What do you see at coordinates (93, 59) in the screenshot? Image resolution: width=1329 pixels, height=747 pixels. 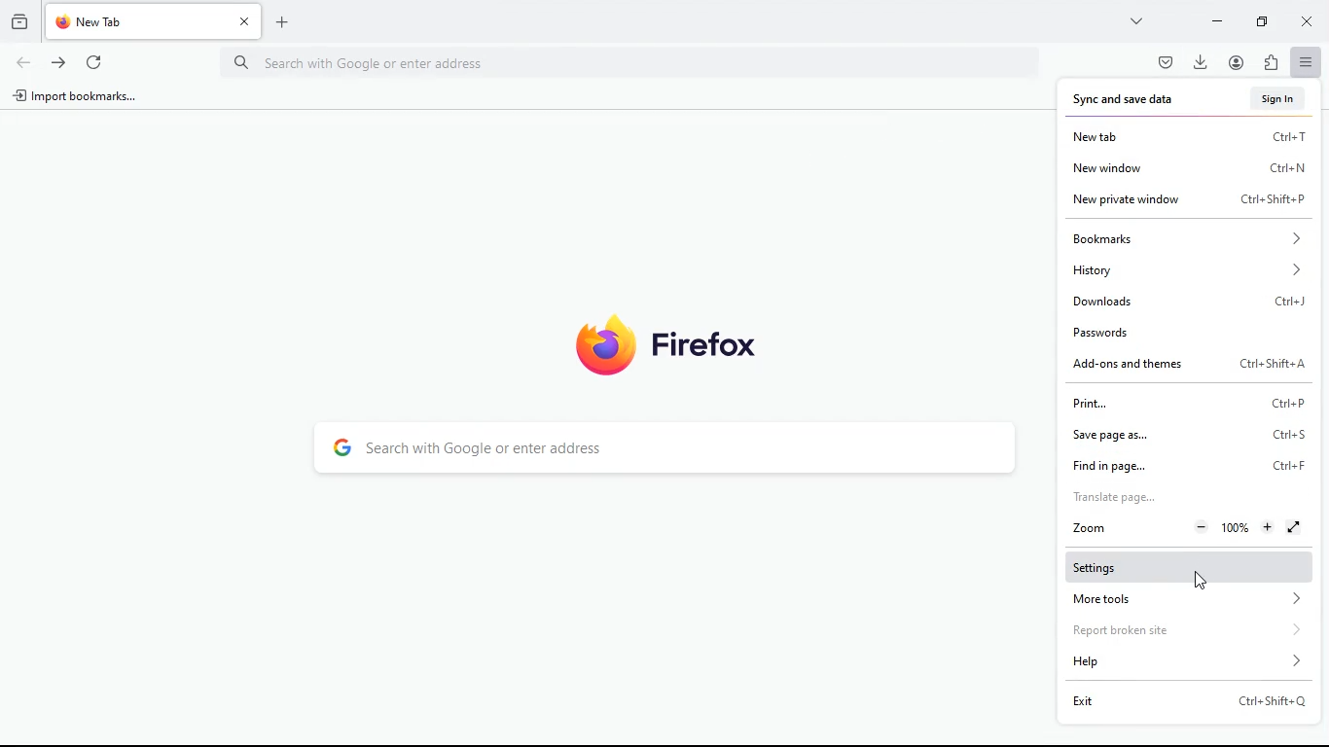 I see `refresh` at bounding box center [93, 59].